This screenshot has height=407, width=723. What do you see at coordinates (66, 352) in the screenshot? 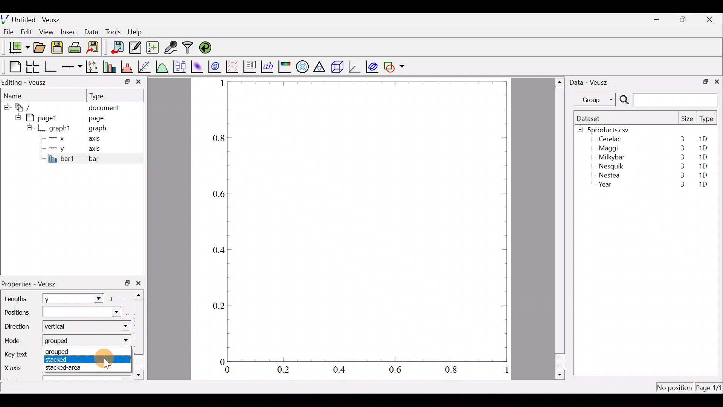
I see `grouped` at bounding box center [66, 352].